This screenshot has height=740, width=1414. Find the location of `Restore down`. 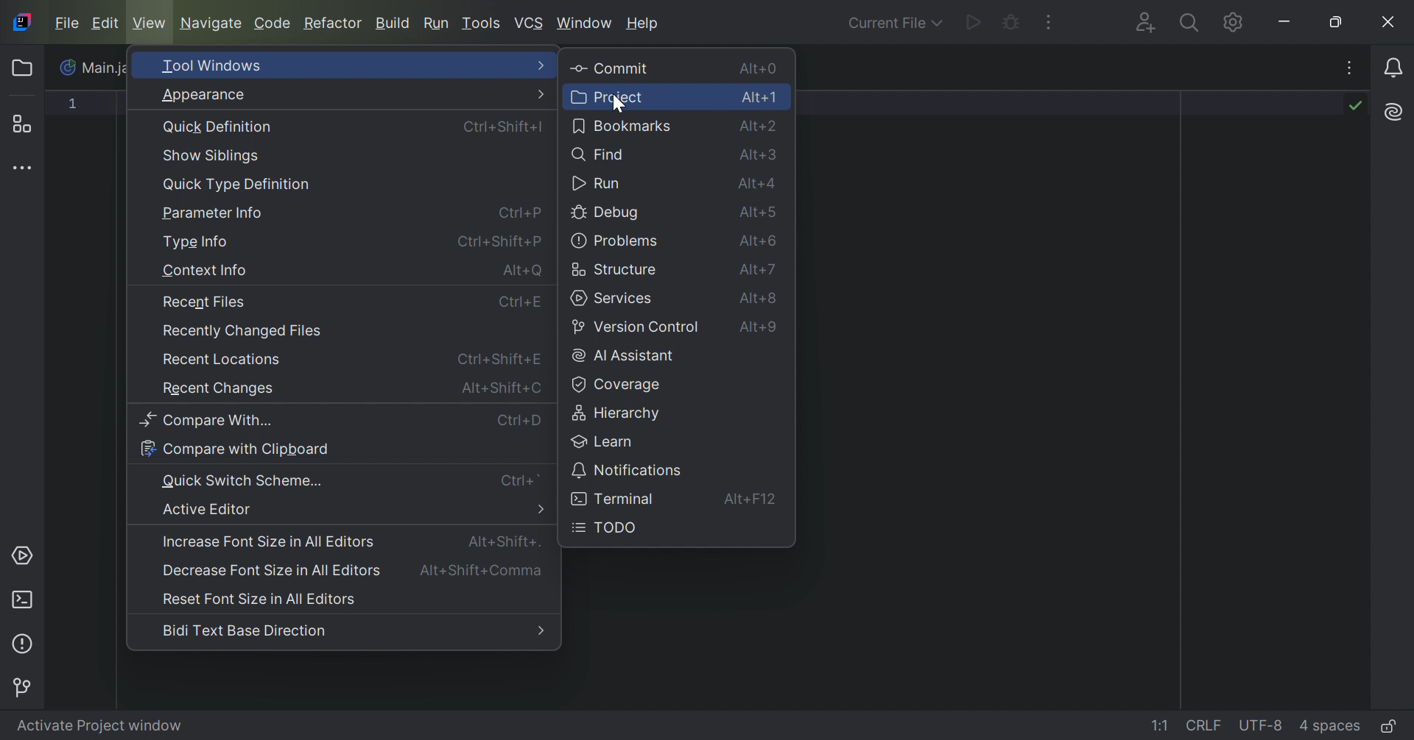

Restore down is located at coordinates (1341, 22).